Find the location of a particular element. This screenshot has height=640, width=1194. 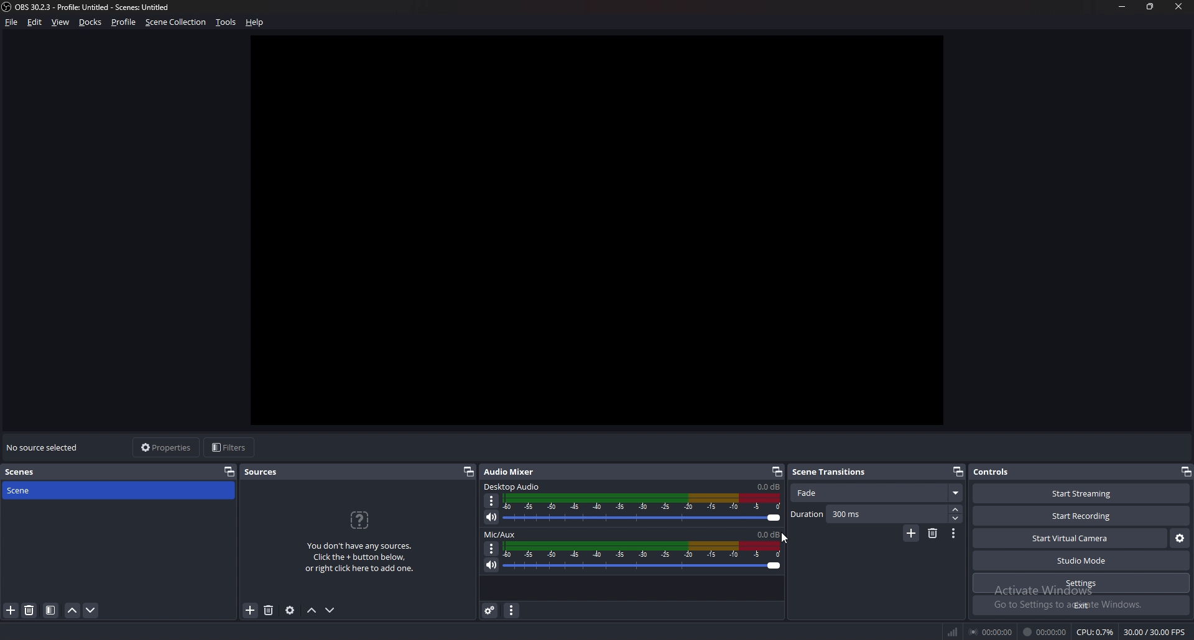

close is located at coordinates (1179, 6).